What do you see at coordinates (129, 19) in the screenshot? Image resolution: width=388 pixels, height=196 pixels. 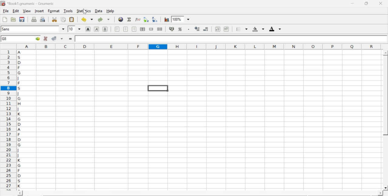 I see `sum in current cell` at bounding box center [129, 19].